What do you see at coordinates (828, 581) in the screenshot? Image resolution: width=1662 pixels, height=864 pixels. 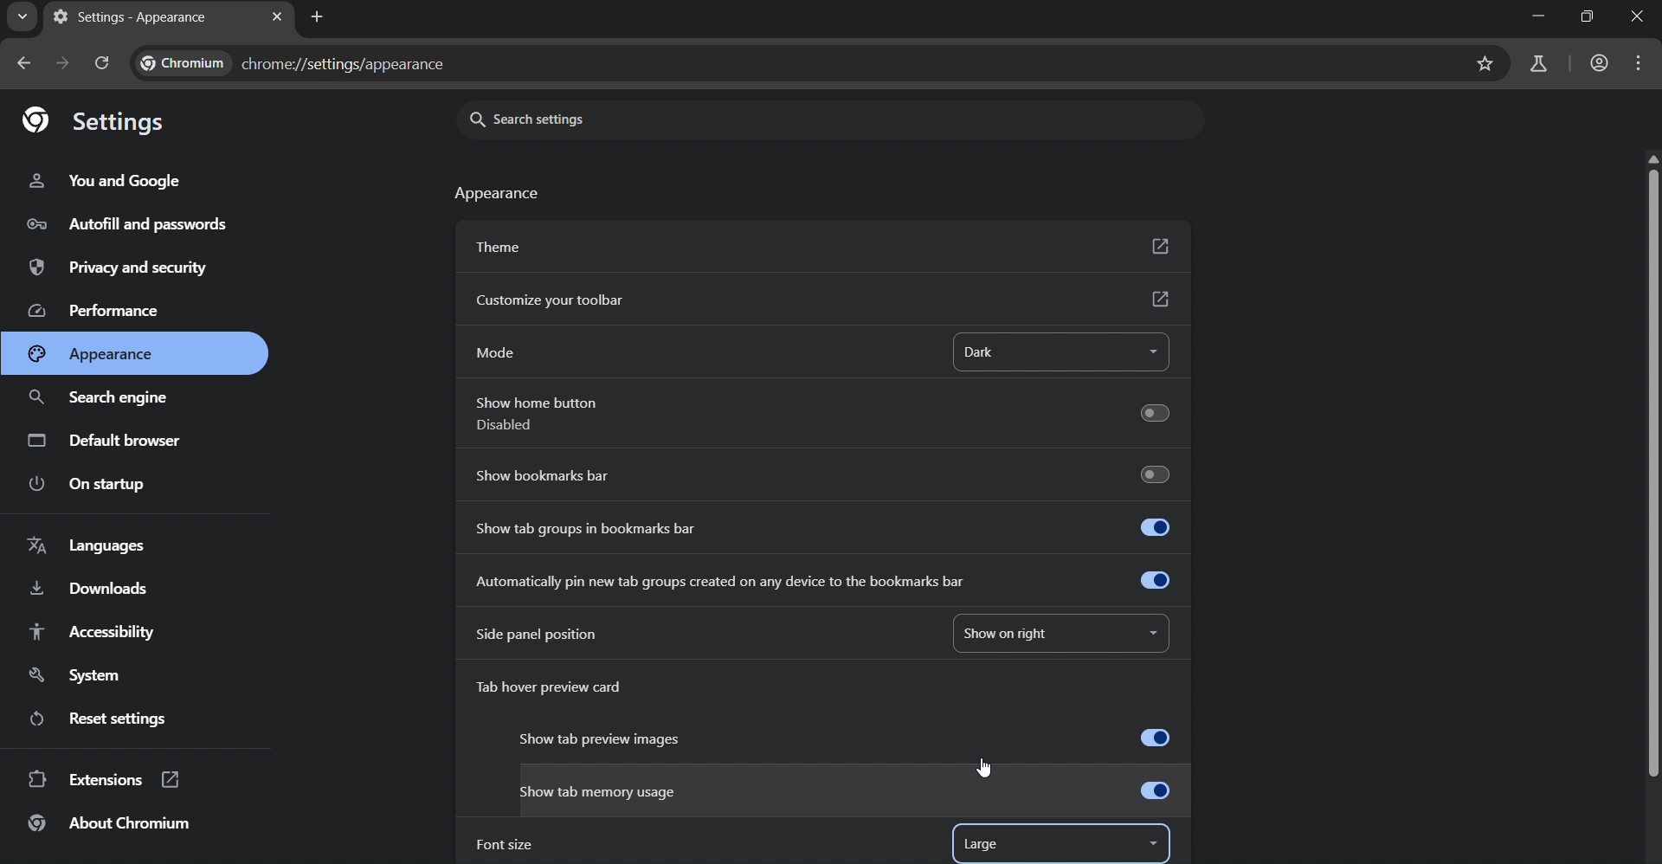 I see `automatically pin new tab created on any device to the bookmarks bar` at bounding box center [828, 581].